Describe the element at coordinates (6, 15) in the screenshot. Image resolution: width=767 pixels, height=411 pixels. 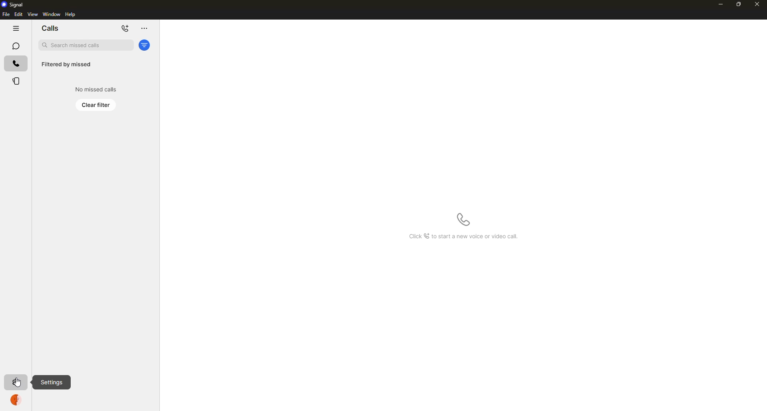
I see `file` at that location.